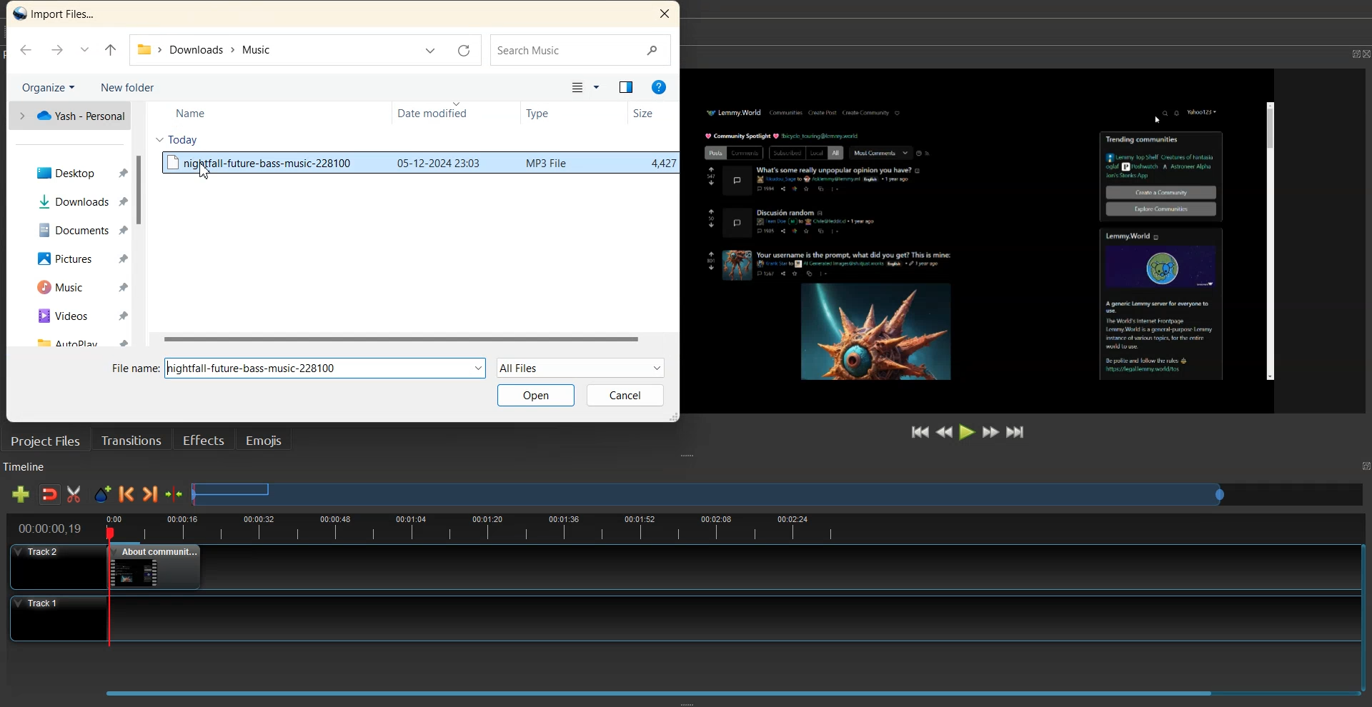  Describe the element at coordinates (991, 431) in the screenshot. I see `Fast Forward` at that location.